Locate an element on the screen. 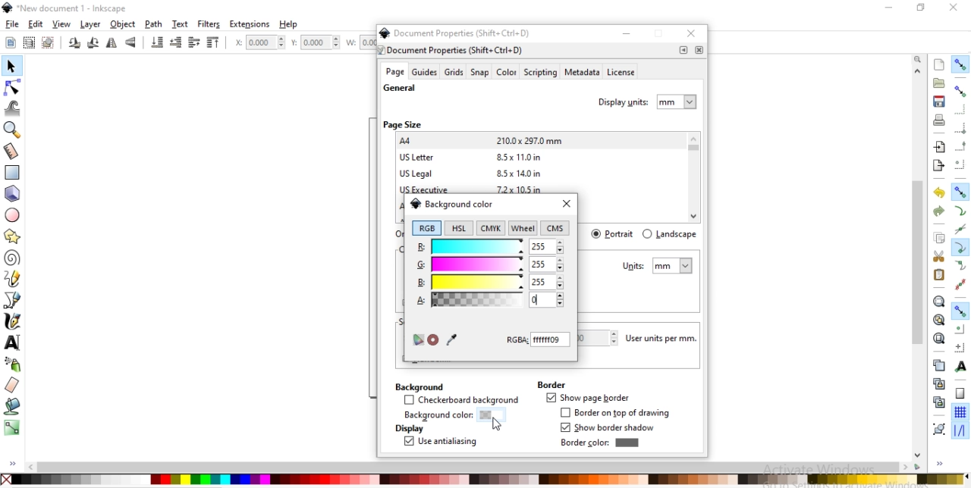 Image resolution: width=971 pixels, height=488 pixels. select all objects or nodes is located at coordinates (10, 41).